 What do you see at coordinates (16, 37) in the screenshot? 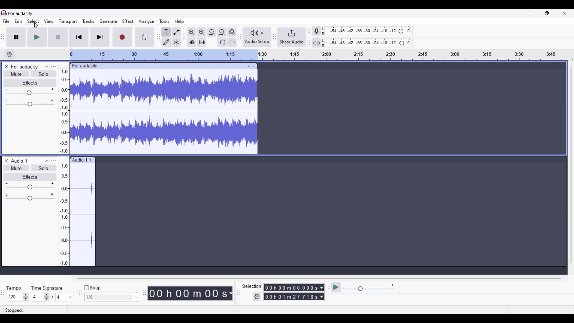
I see `Pause` at bounding box center [16, 37].